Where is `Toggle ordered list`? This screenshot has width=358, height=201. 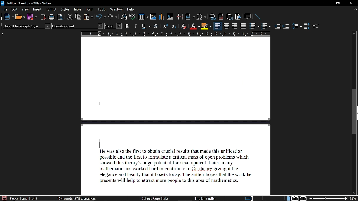
Toggle ordered list is located at coordinates (254, 27).